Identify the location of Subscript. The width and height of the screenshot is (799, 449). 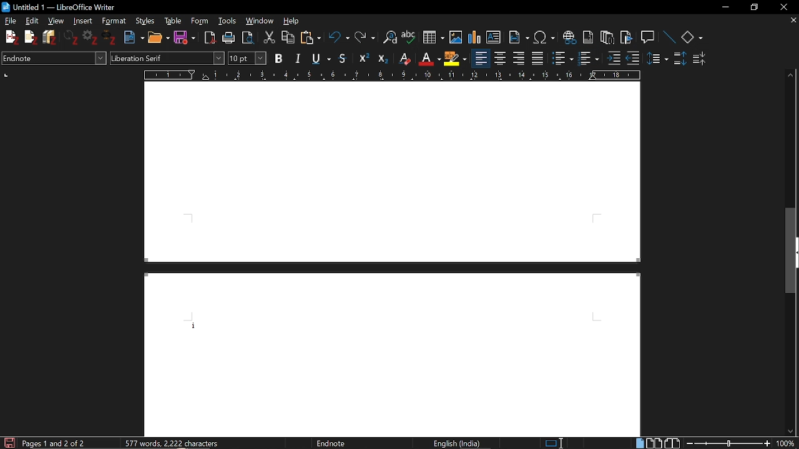
(383, 59).